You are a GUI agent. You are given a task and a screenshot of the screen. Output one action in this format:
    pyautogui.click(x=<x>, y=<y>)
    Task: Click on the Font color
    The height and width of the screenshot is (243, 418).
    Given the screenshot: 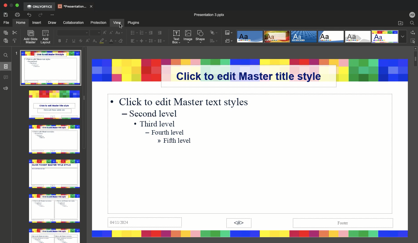 What is the action you would take?
    pyautogui.click(x=112, y=42)
    